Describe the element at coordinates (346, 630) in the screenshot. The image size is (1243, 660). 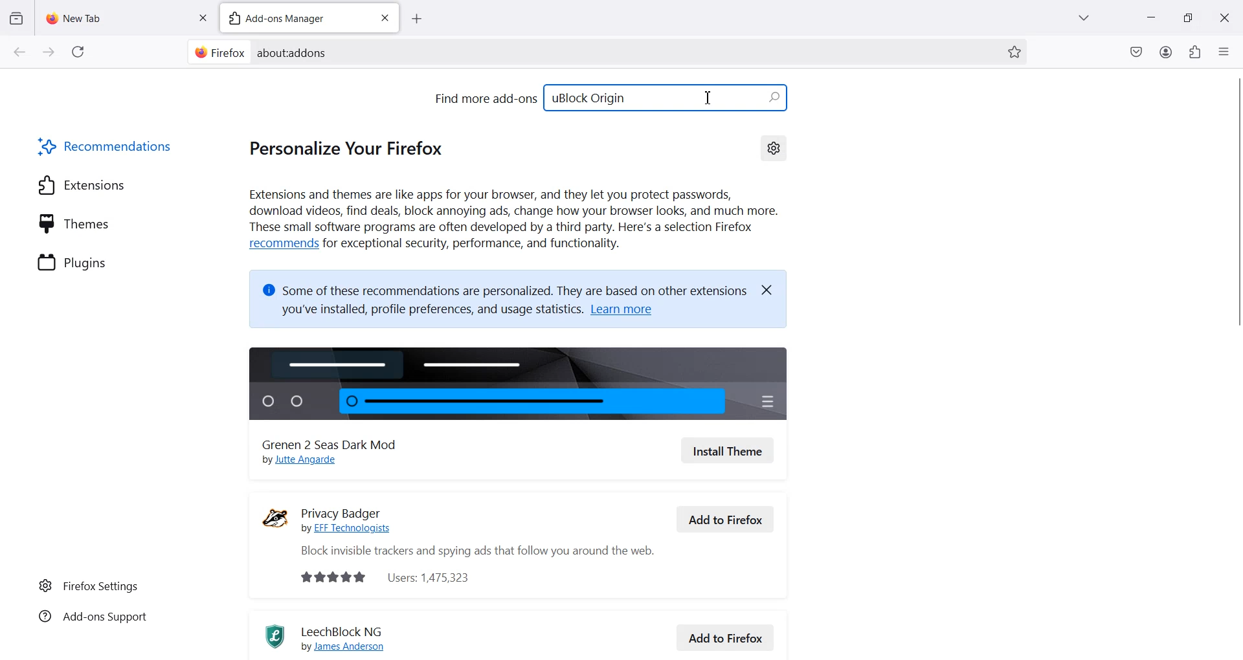
I see `LeechBlock NG` at that location.